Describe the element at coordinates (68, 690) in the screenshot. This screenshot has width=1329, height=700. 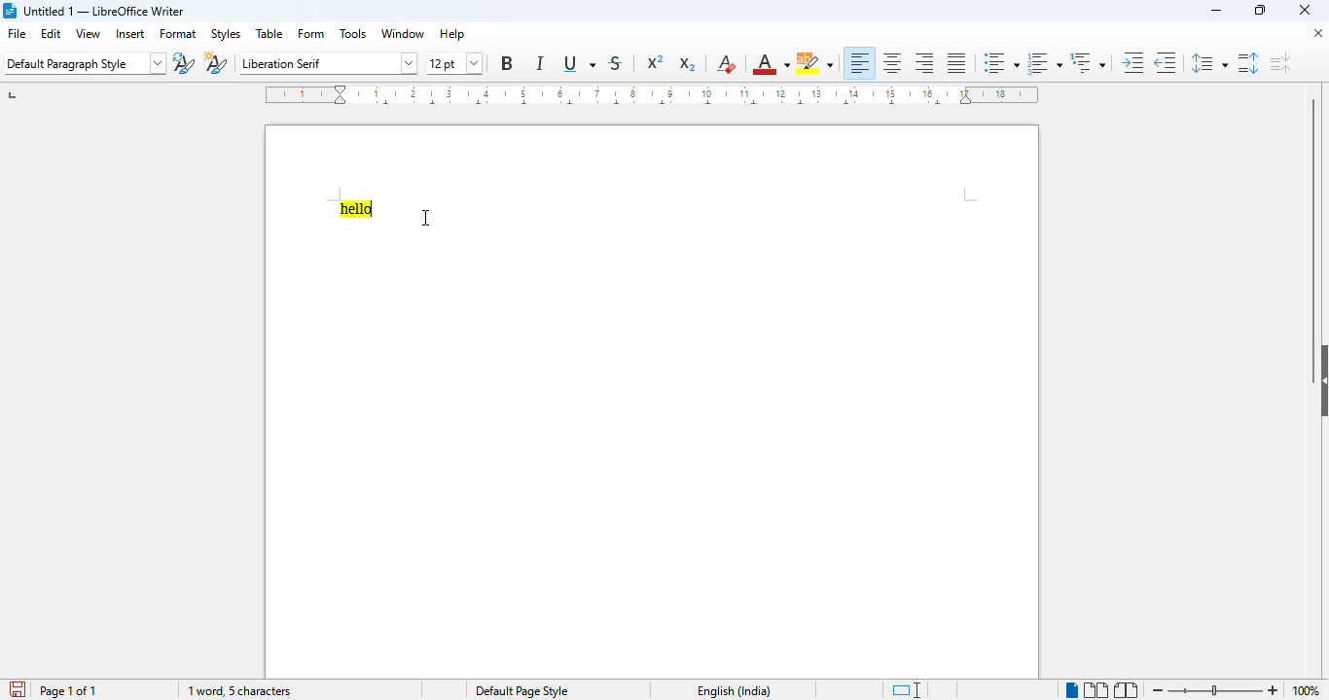
I see `page 1 of 1` at that location.